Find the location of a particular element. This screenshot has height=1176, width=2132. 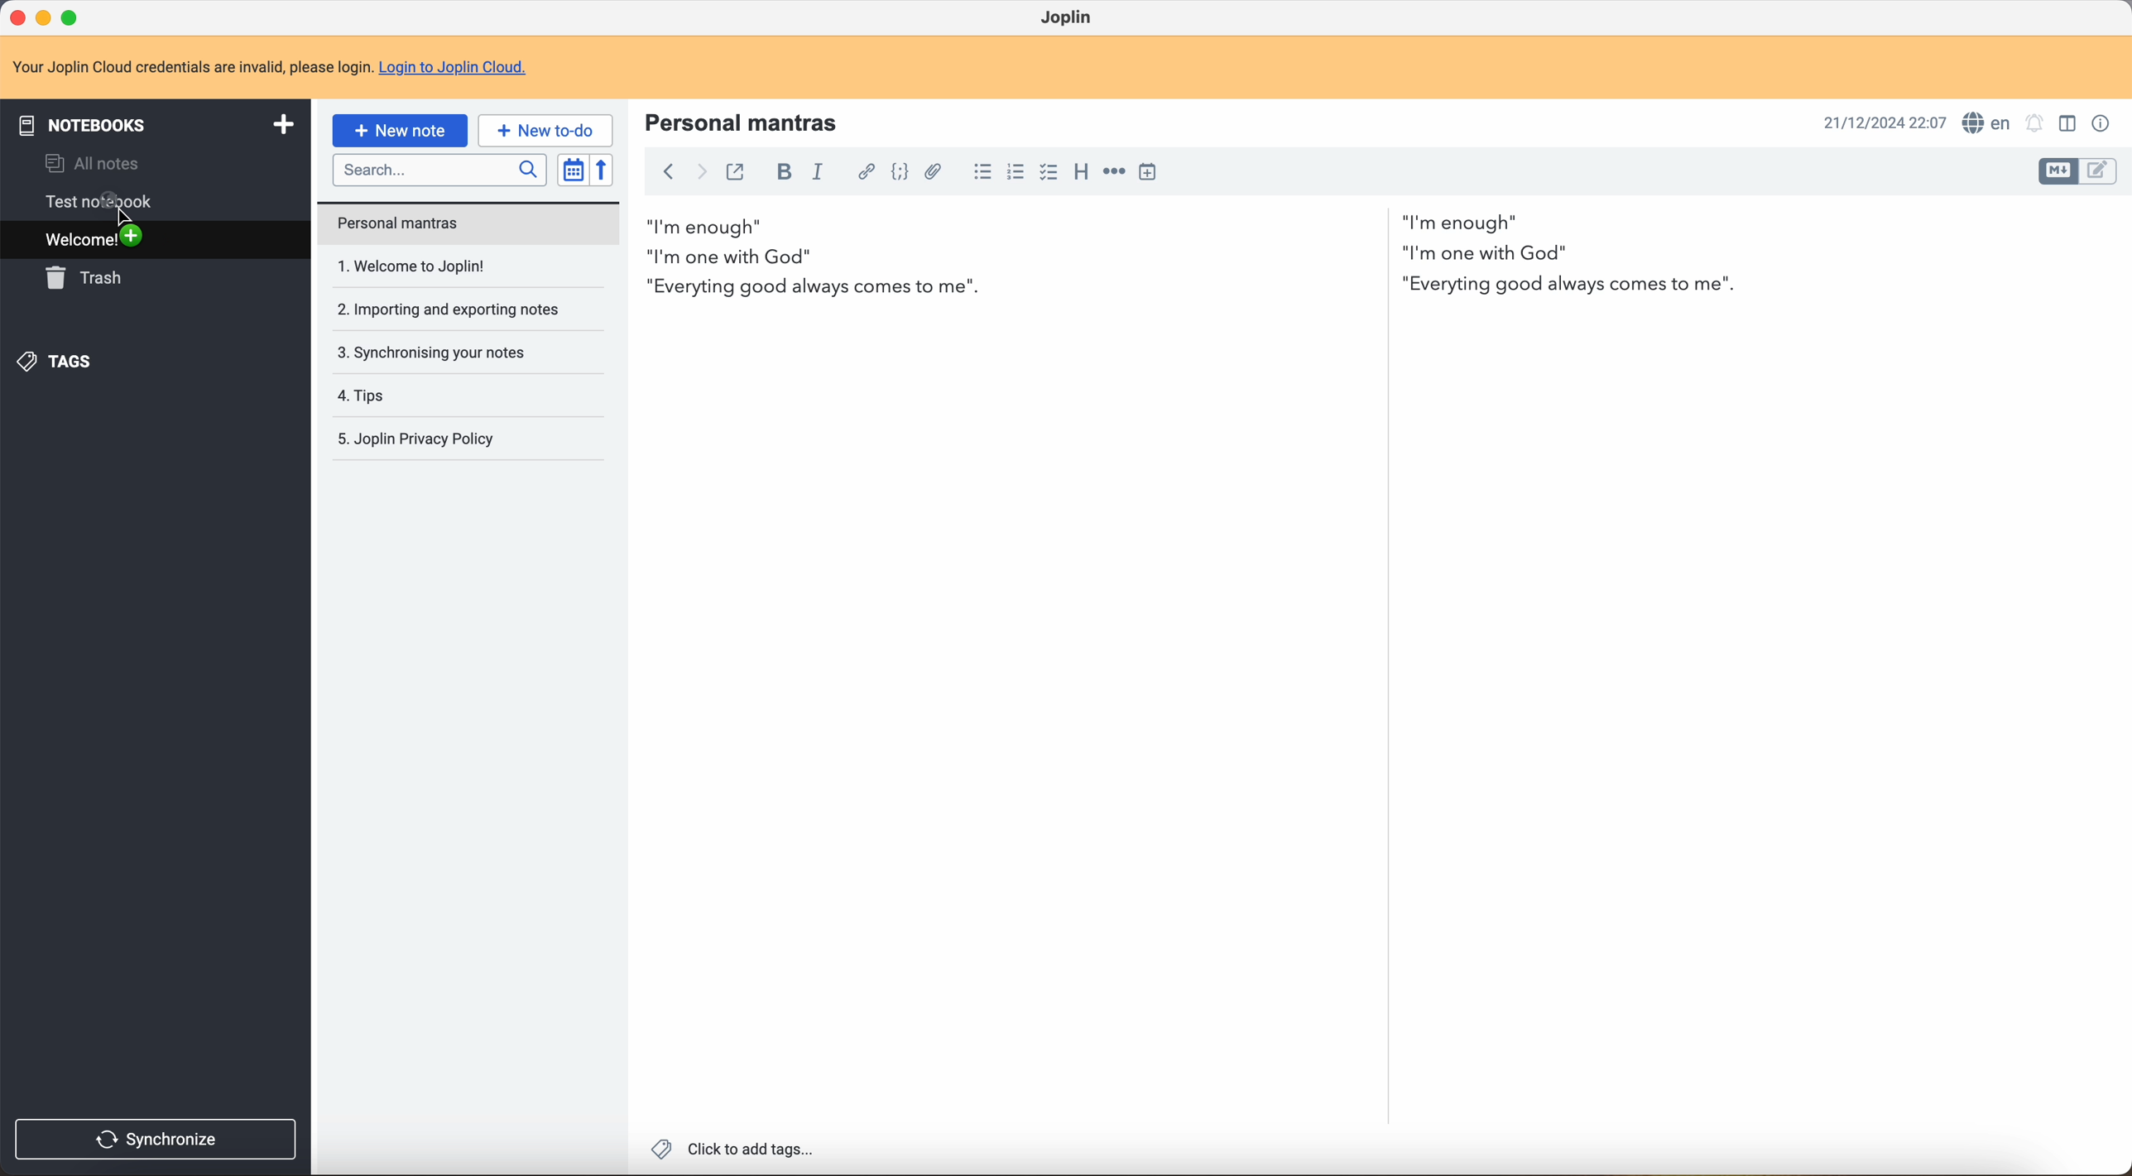

search bar is located at coordinates (439, 170).